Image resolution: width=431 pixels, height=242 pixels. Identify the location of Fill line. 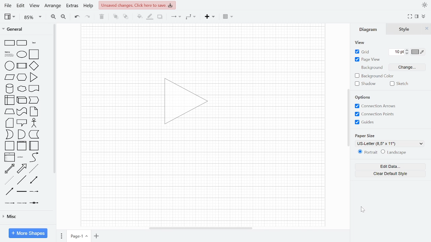
(150, 17).